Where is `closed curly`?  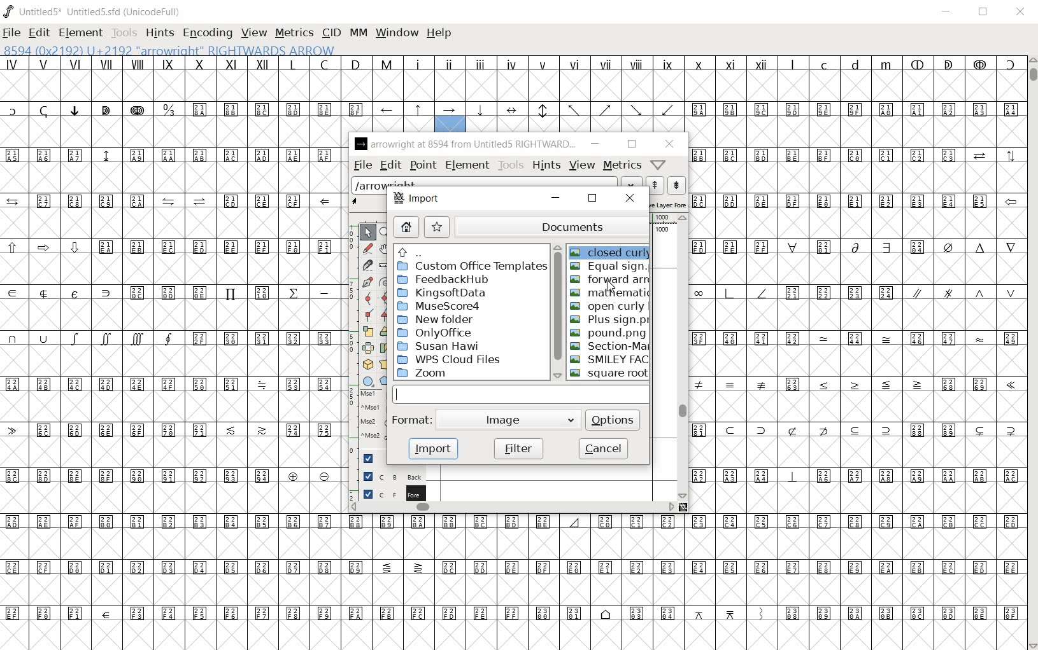
closed curly is located at coordinates (610, 250).